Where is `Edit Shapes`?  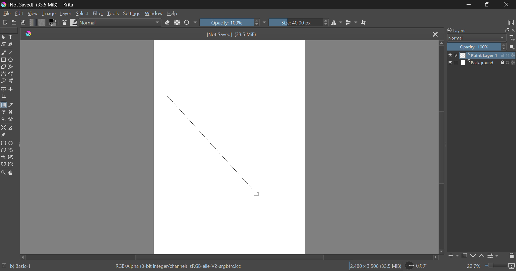 Edit Shapes is located at coordinates (3, 44).